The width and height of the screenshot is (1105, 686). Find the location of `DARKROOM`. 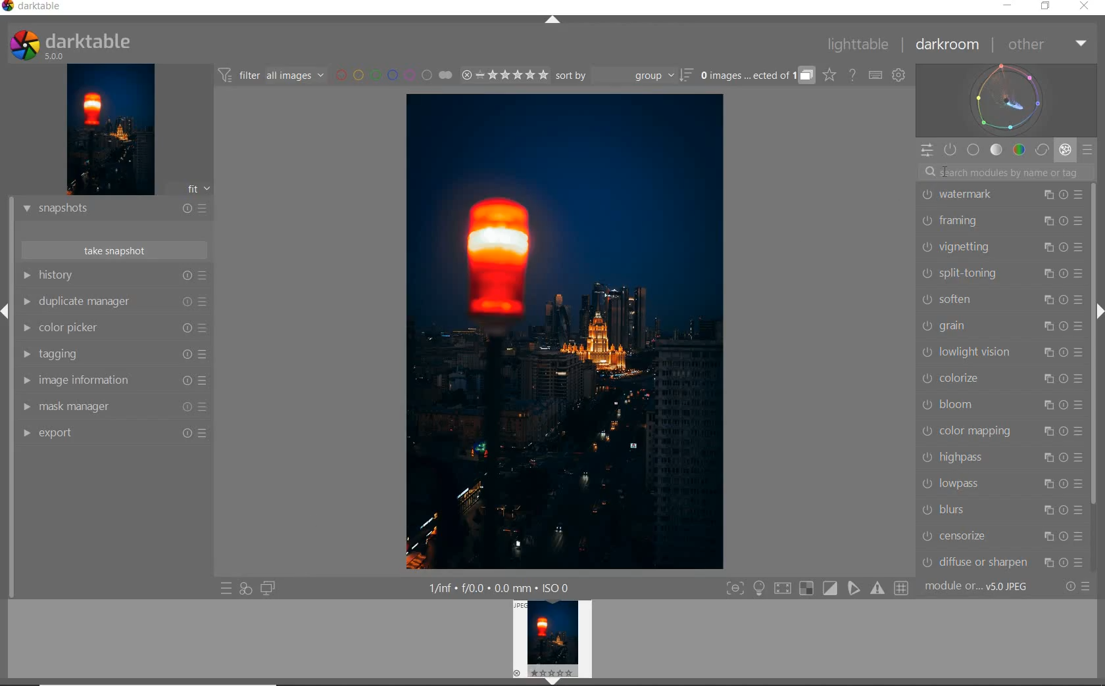

DARKROOM is located at coordinates (950, 45).